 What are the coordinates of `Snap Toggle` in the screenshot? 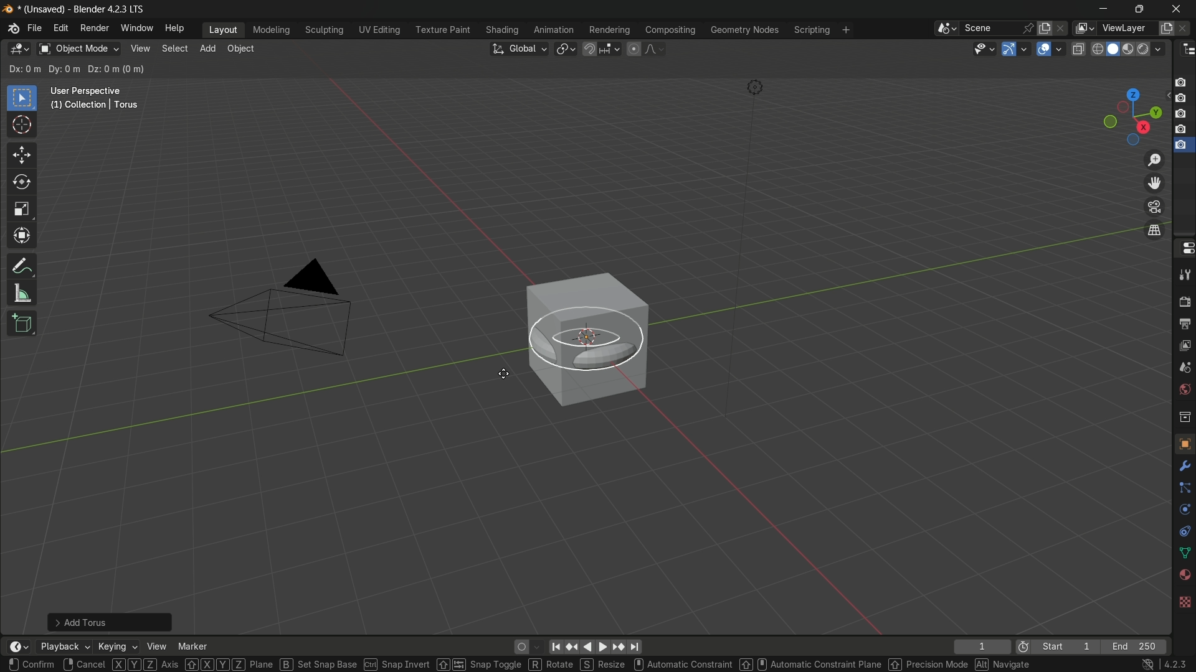 It's located at (480, 664).